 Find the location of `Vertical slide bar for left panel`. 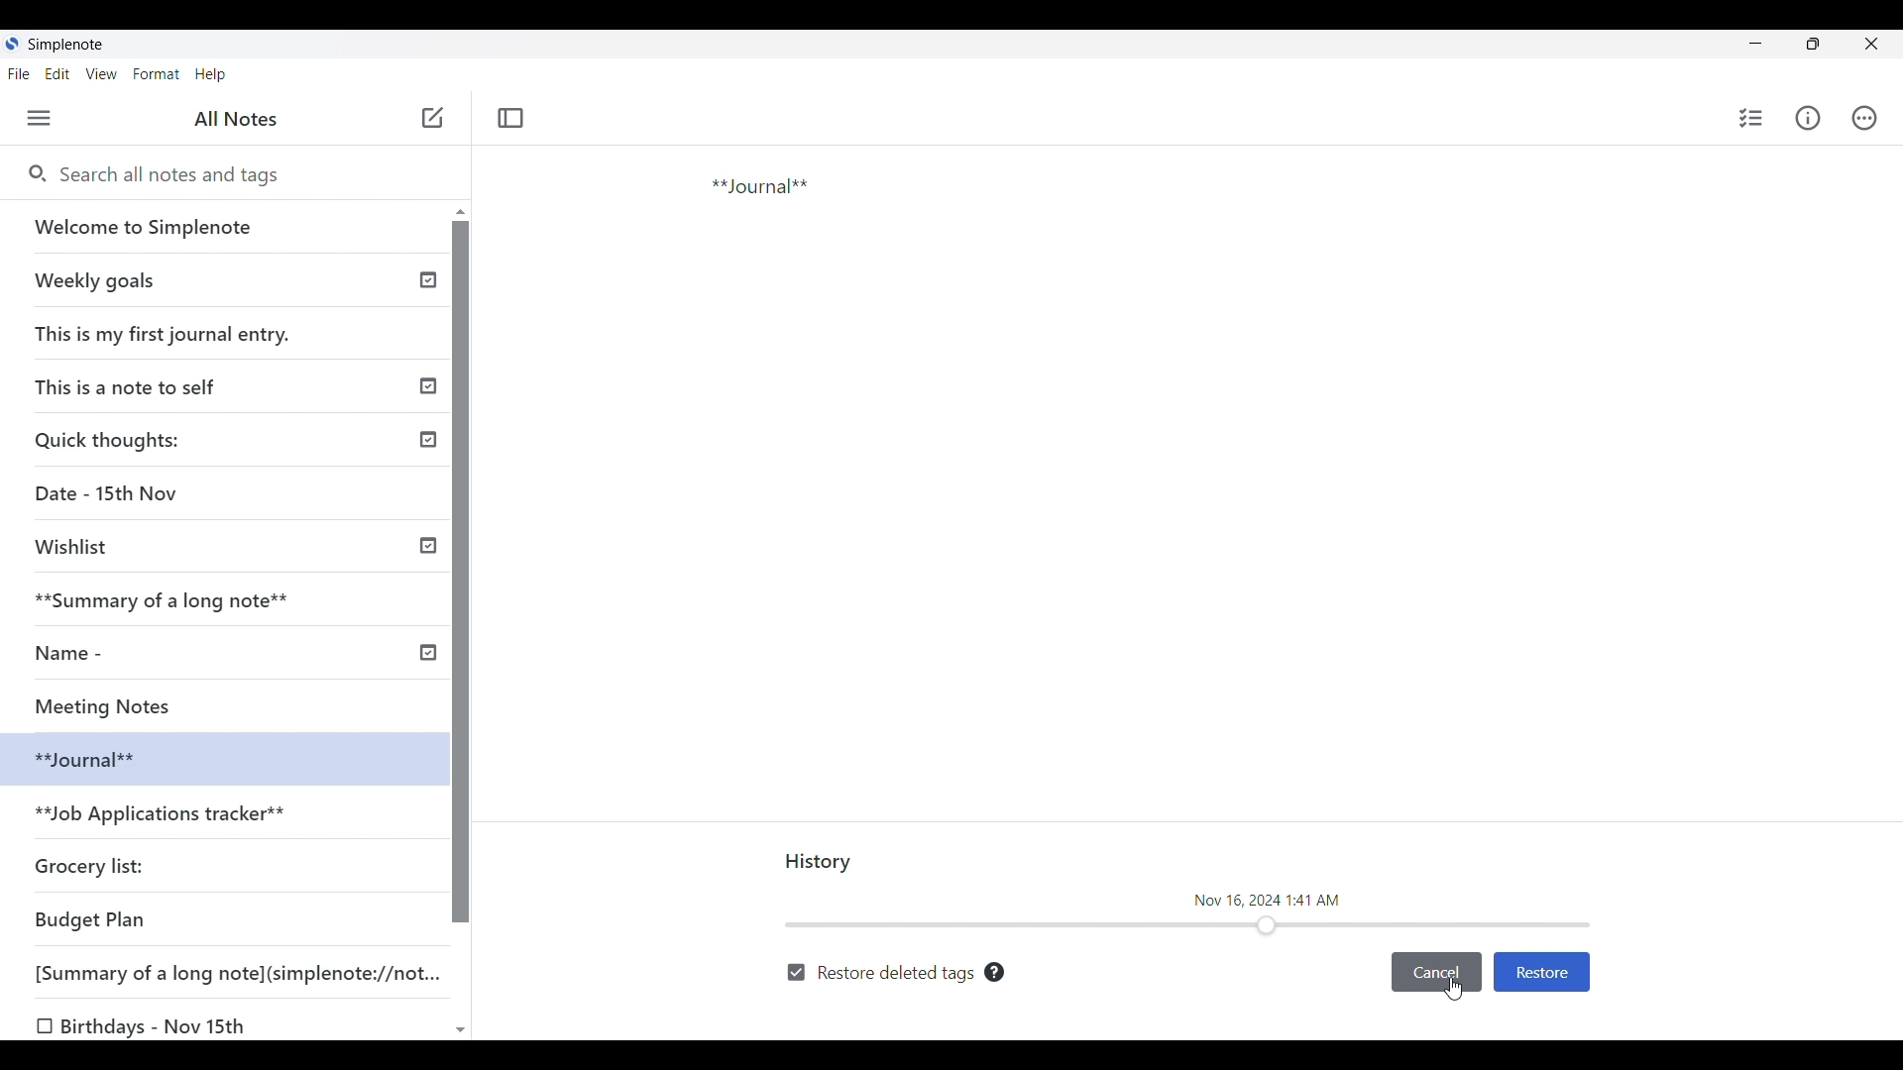

Vertical slide bar for left panel is located at coordinates (461, 573).